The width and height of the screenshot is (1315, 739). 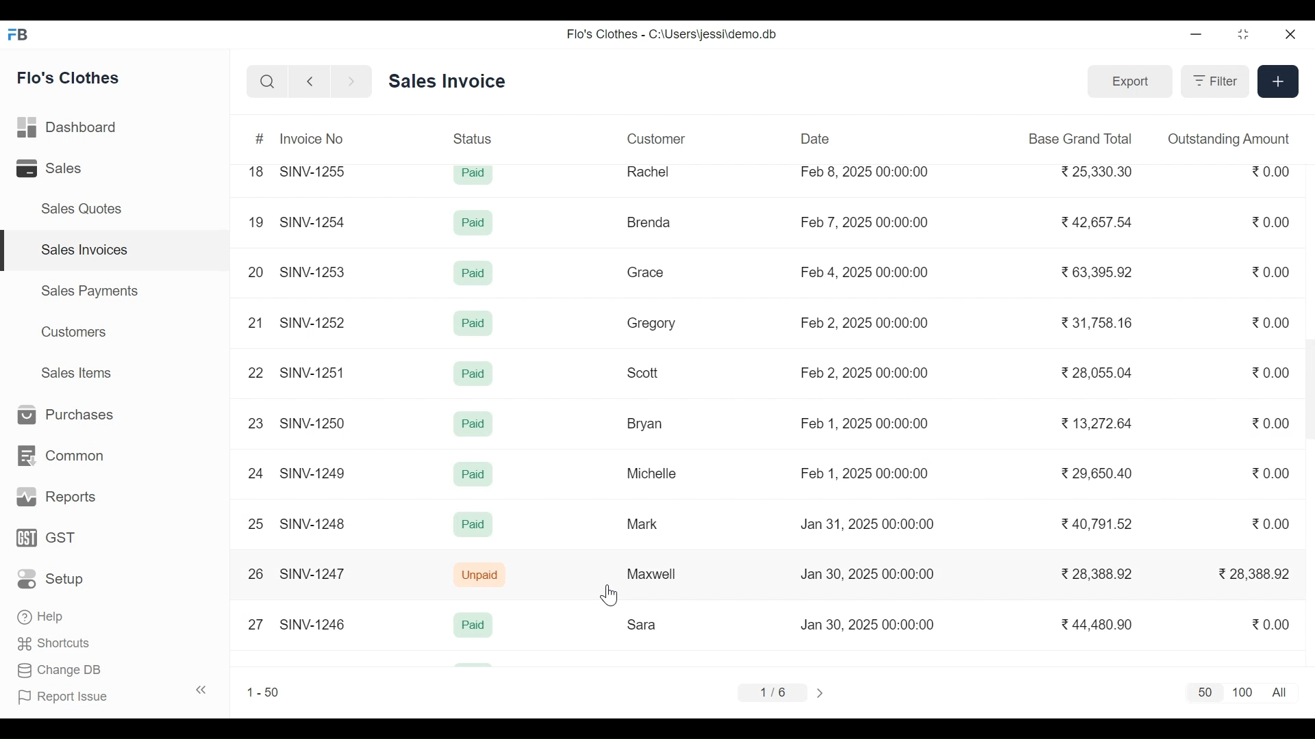 What do you see at coordinates (1274, 374) in the screenshot?
I see `0.00` at bounding box center [1274, 374].